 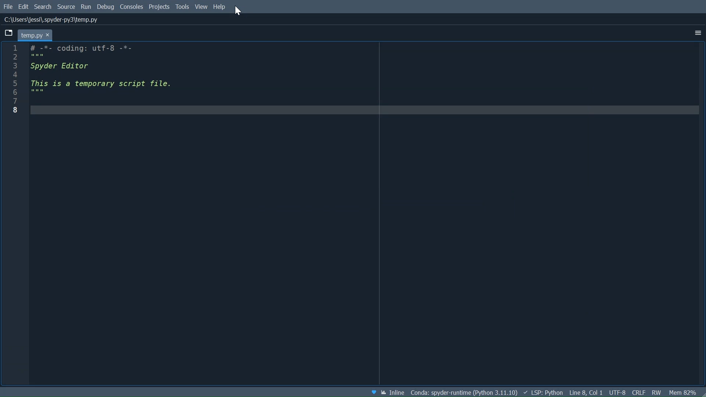 I want to click on Help Spyder, so click(x=373, y=391).